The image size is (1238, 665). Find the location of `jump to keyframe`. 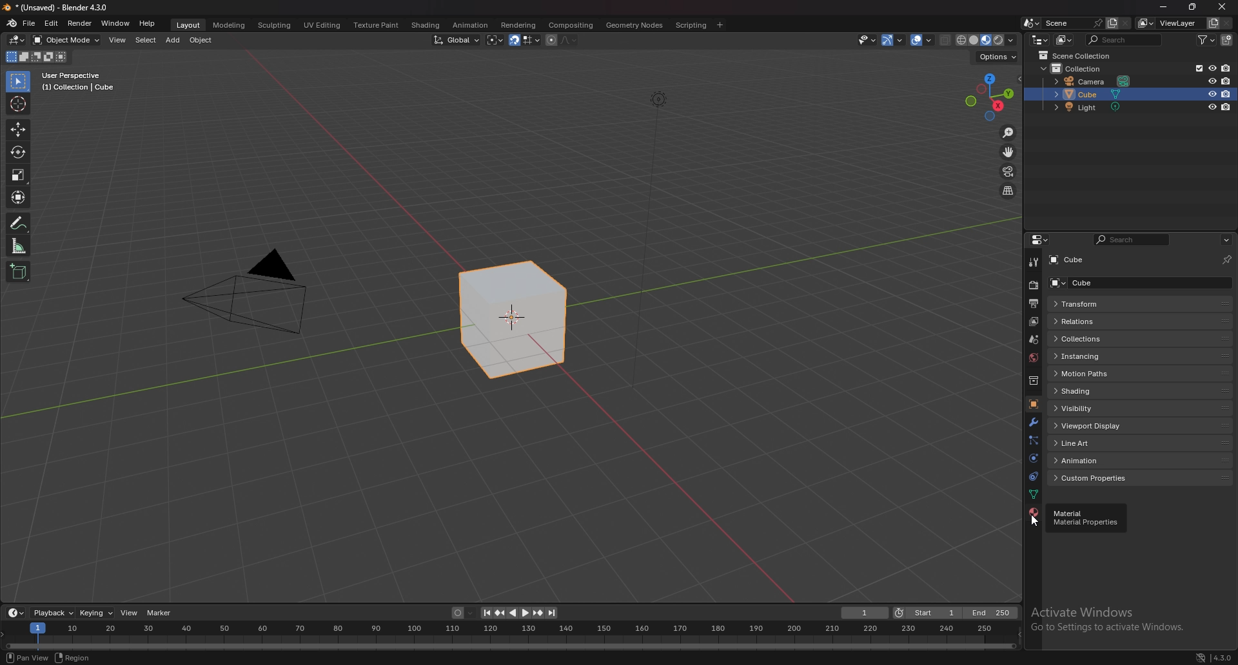

jump to keyframe is located at coordinates (538, 613).